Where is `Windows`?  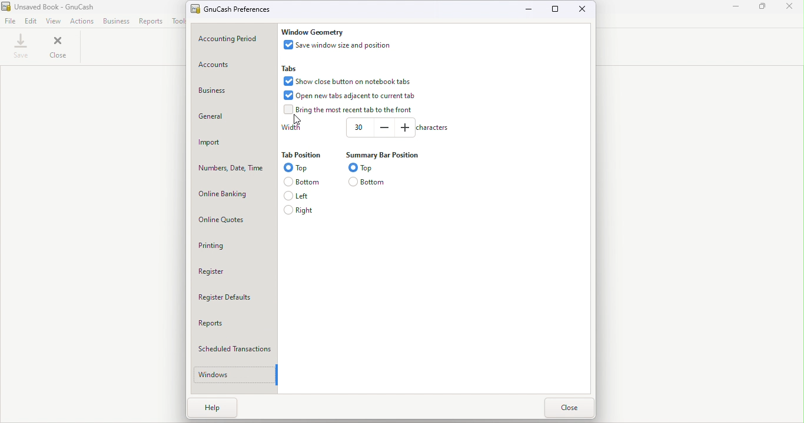 Windows is located at coordinates (231, 375).